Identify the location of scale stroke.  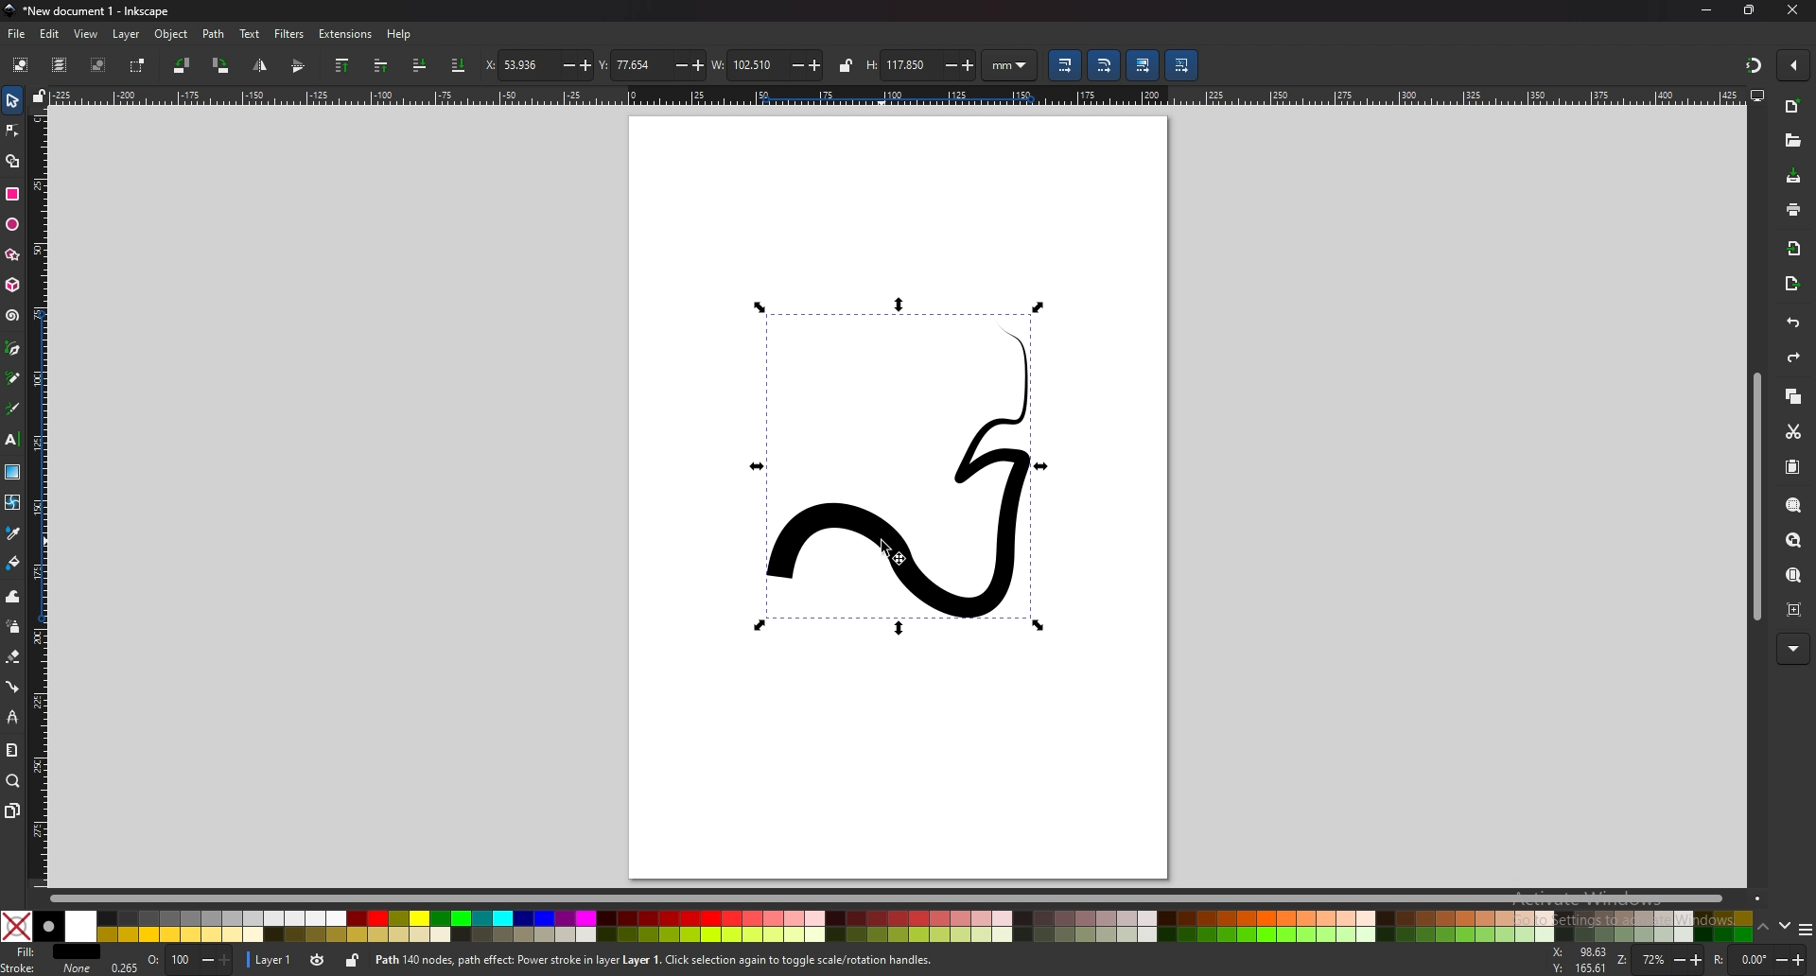
(1064, 65).